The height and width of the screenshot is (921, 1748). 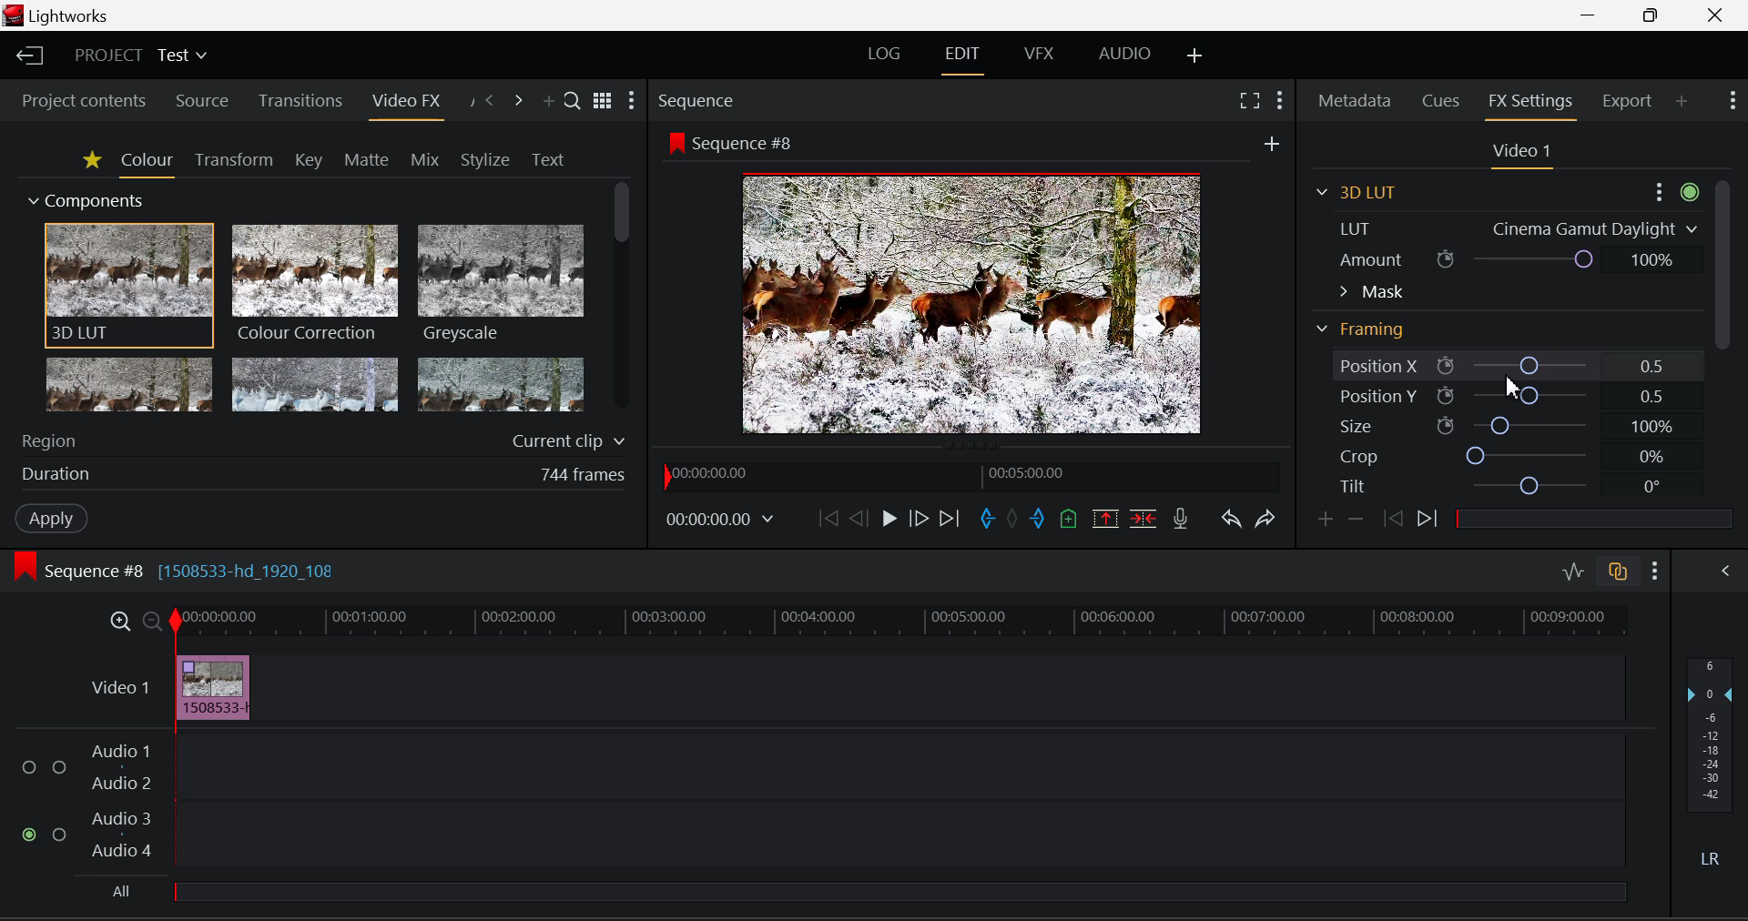 I want to click on Framing Section, so click(x=1365, y=331).